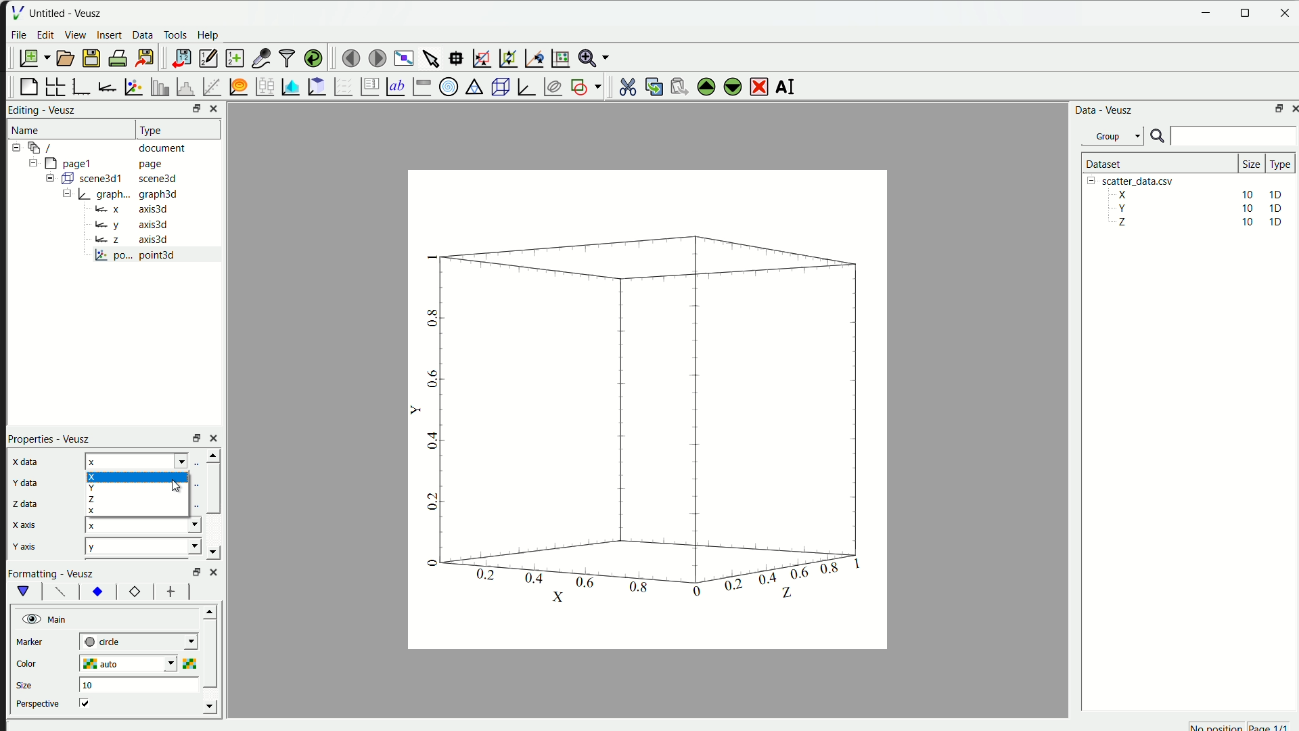  What do you see at coordinates (551, 86) in the screenshot?
I see `plot covariance ellipses` at bounding box center [551, 86].